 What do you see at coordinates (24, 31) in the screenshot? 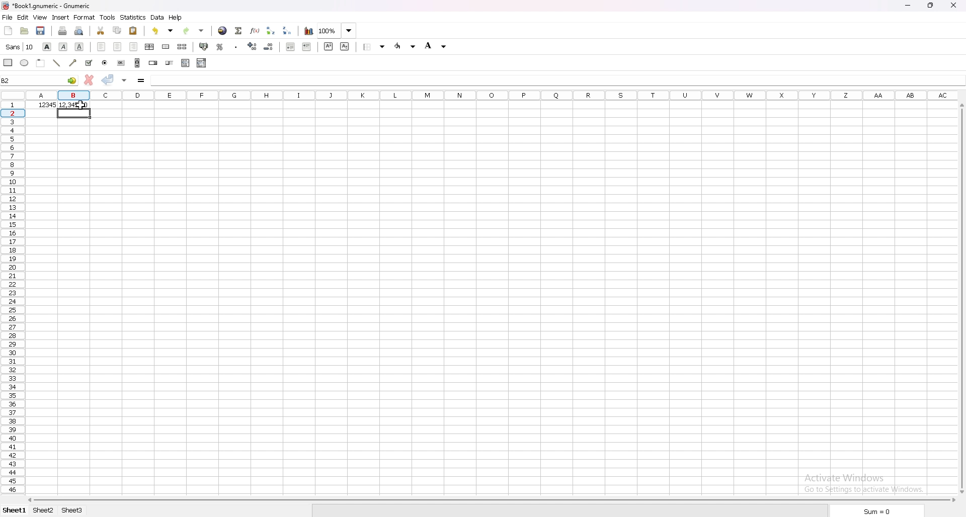
I see `open` at bounding box center [24, 31].